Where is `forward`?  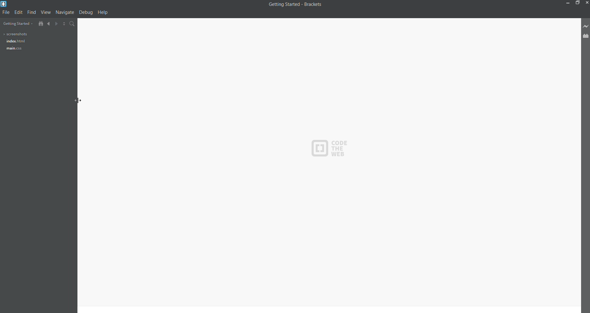 forward is located at coordinates (54, 24).